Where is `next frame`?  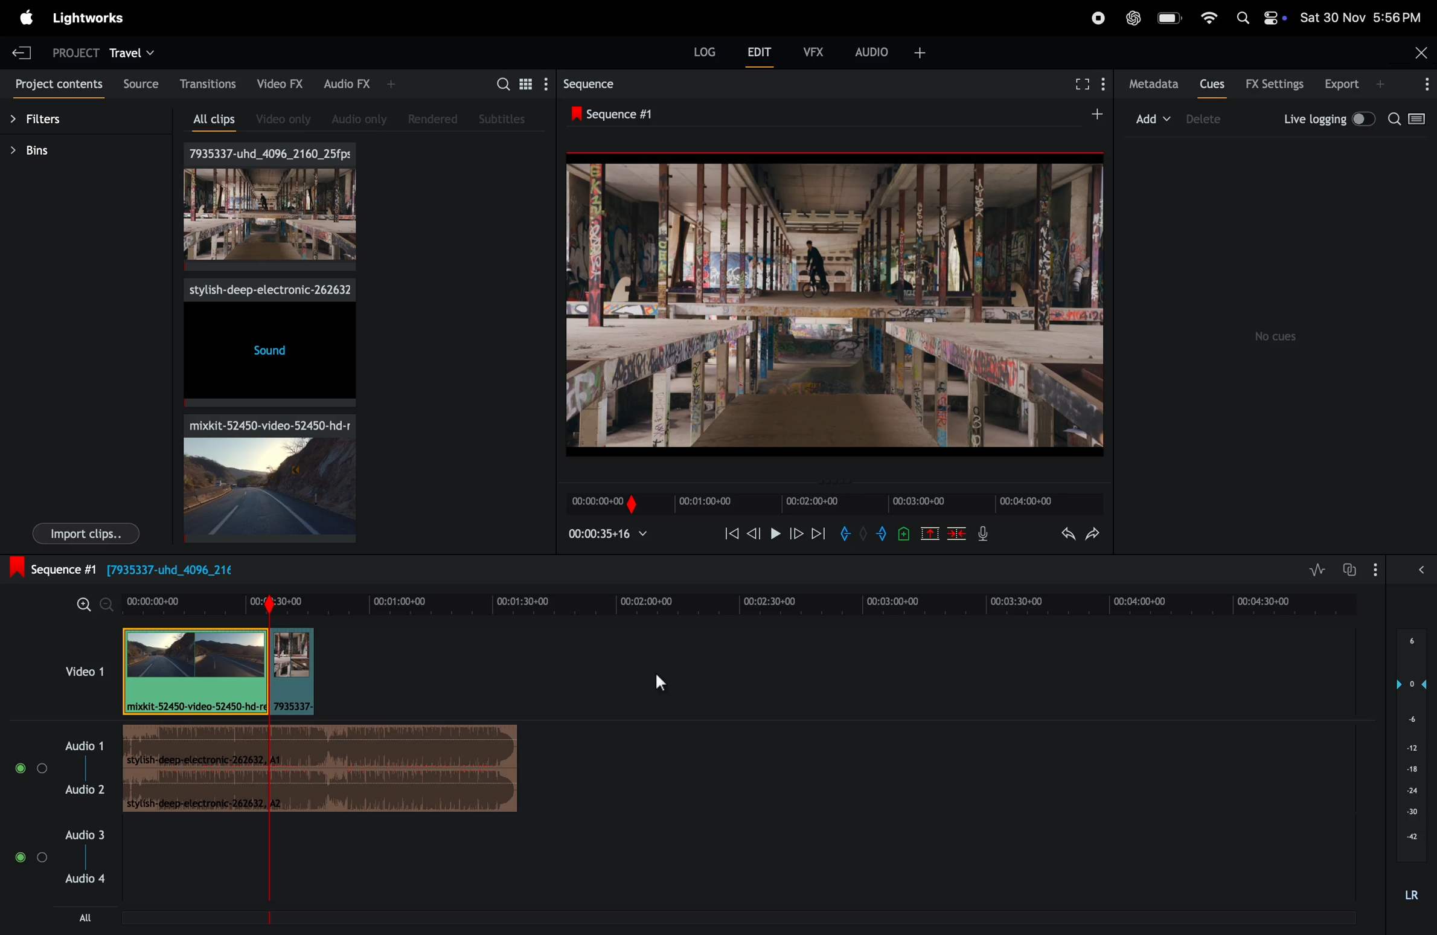 next frame is located at coordinates (797, 535).